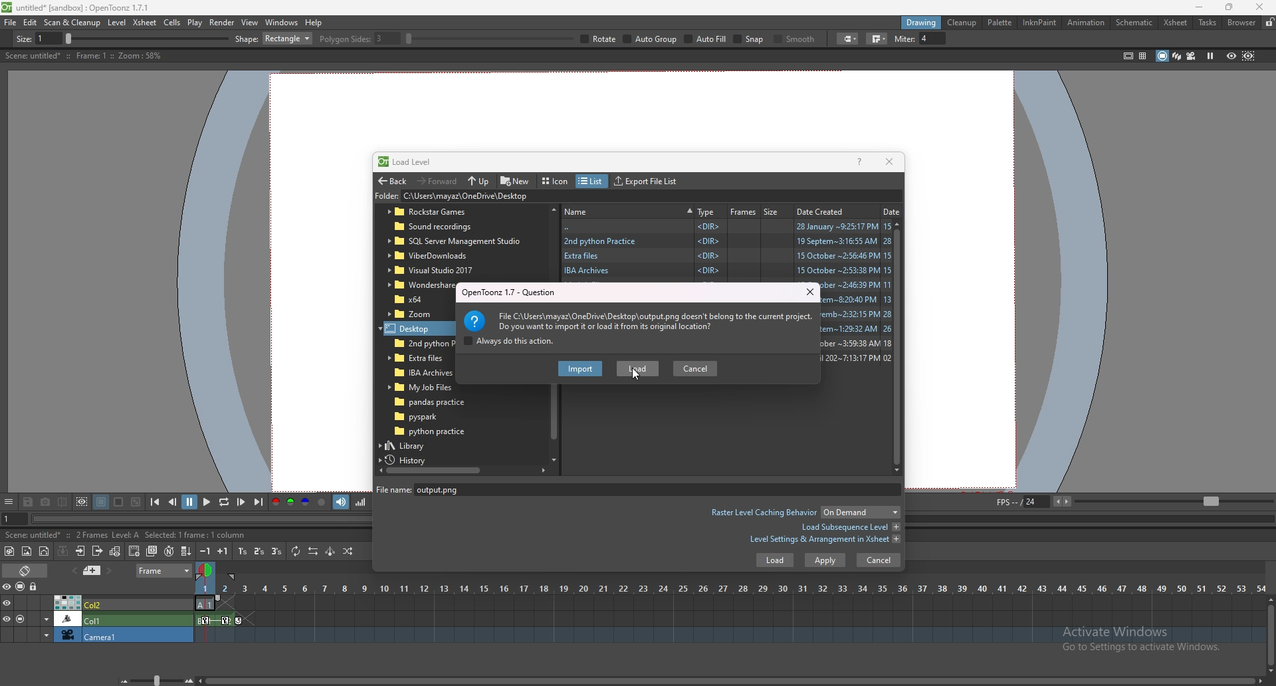 The height and width of the screenshot is (686, 1276). What do you see at coordinates (155, 502) in the screenshot?
I see `first frame` at bounding box center [155, 502].